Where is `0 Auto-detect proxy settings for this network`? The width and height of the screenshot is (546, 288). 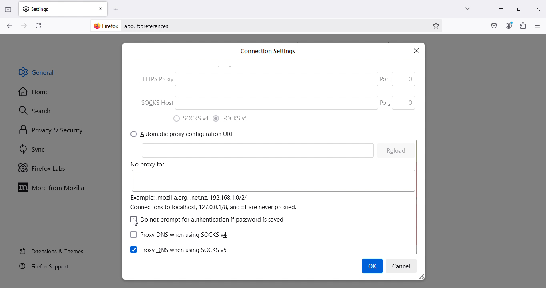 0 Auto-detect proxy settings for this network is located at coordinates (231, 119).